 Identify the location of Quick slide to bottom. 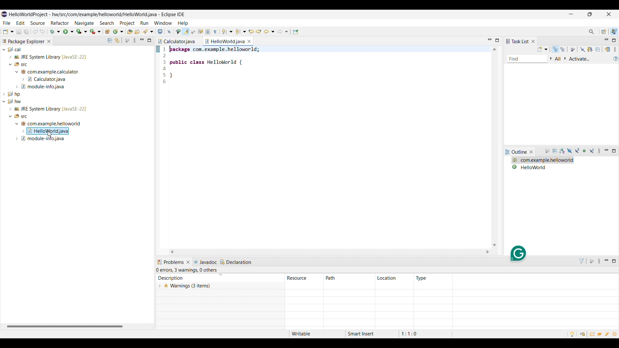
(494, 245).